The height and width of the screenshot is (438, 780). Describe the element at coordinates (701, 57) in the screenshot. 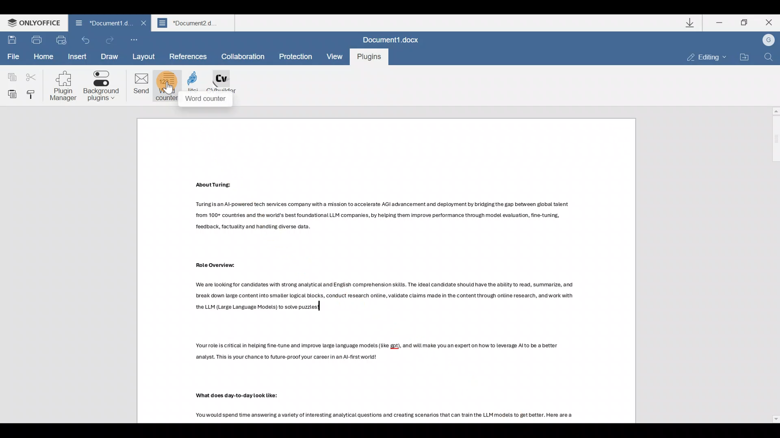

I see `Editing mode` at that location.